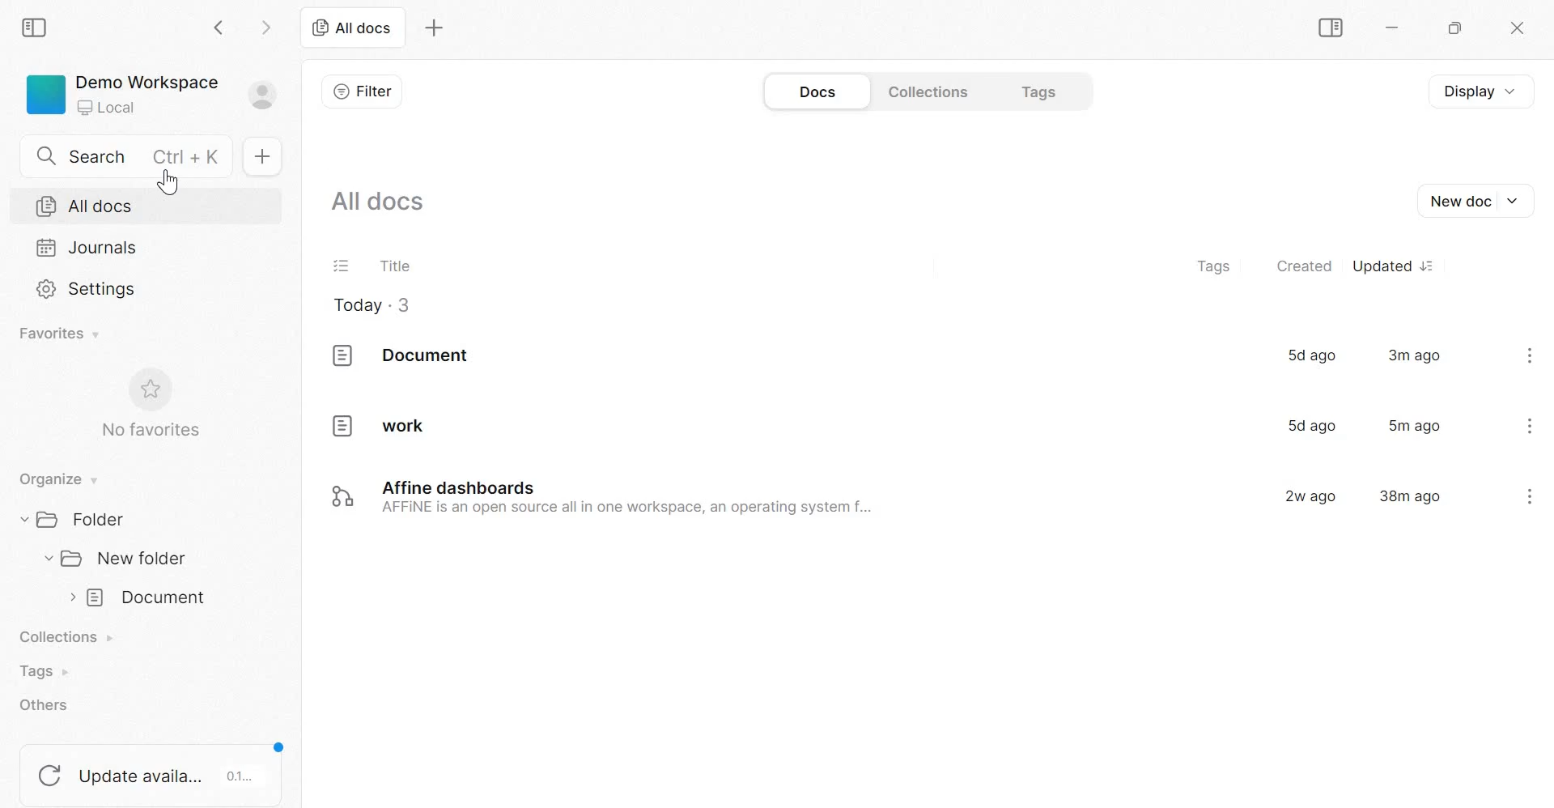  I want to click on Document, so click(401, 355).